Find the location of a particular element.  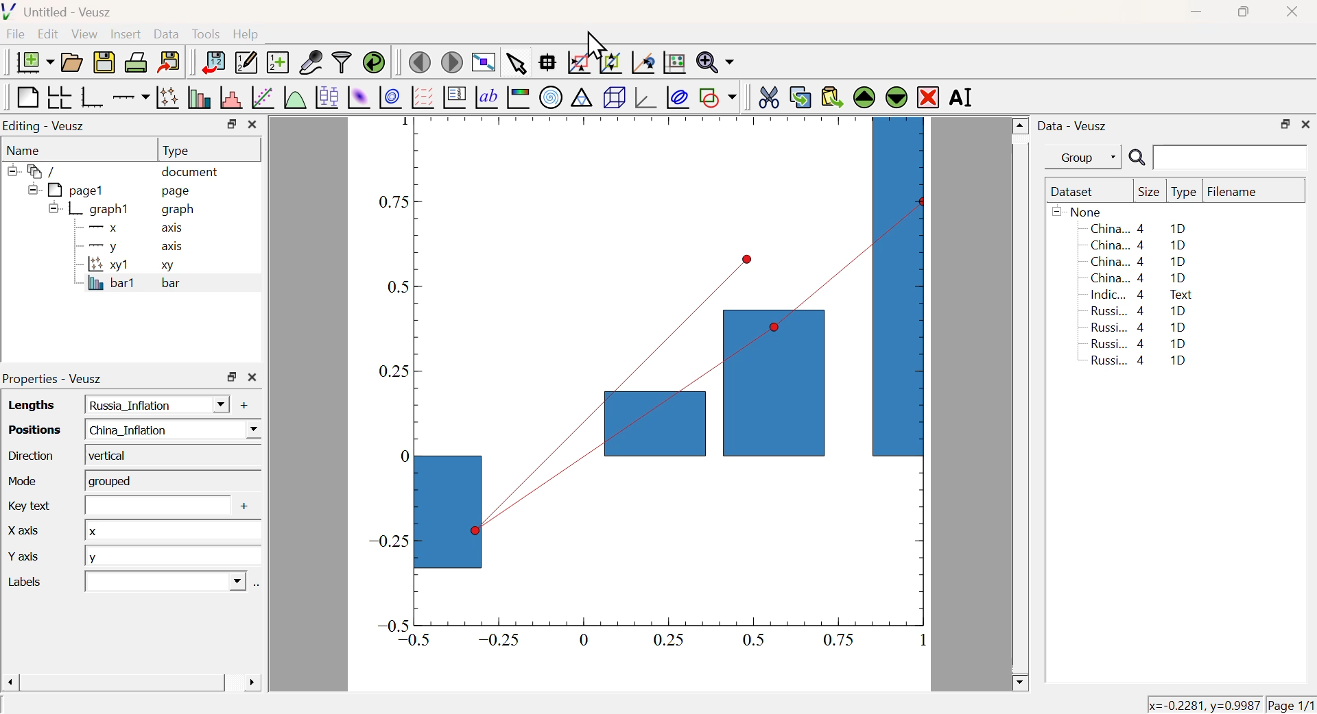

X Axis is located at coordinates (34, 534).